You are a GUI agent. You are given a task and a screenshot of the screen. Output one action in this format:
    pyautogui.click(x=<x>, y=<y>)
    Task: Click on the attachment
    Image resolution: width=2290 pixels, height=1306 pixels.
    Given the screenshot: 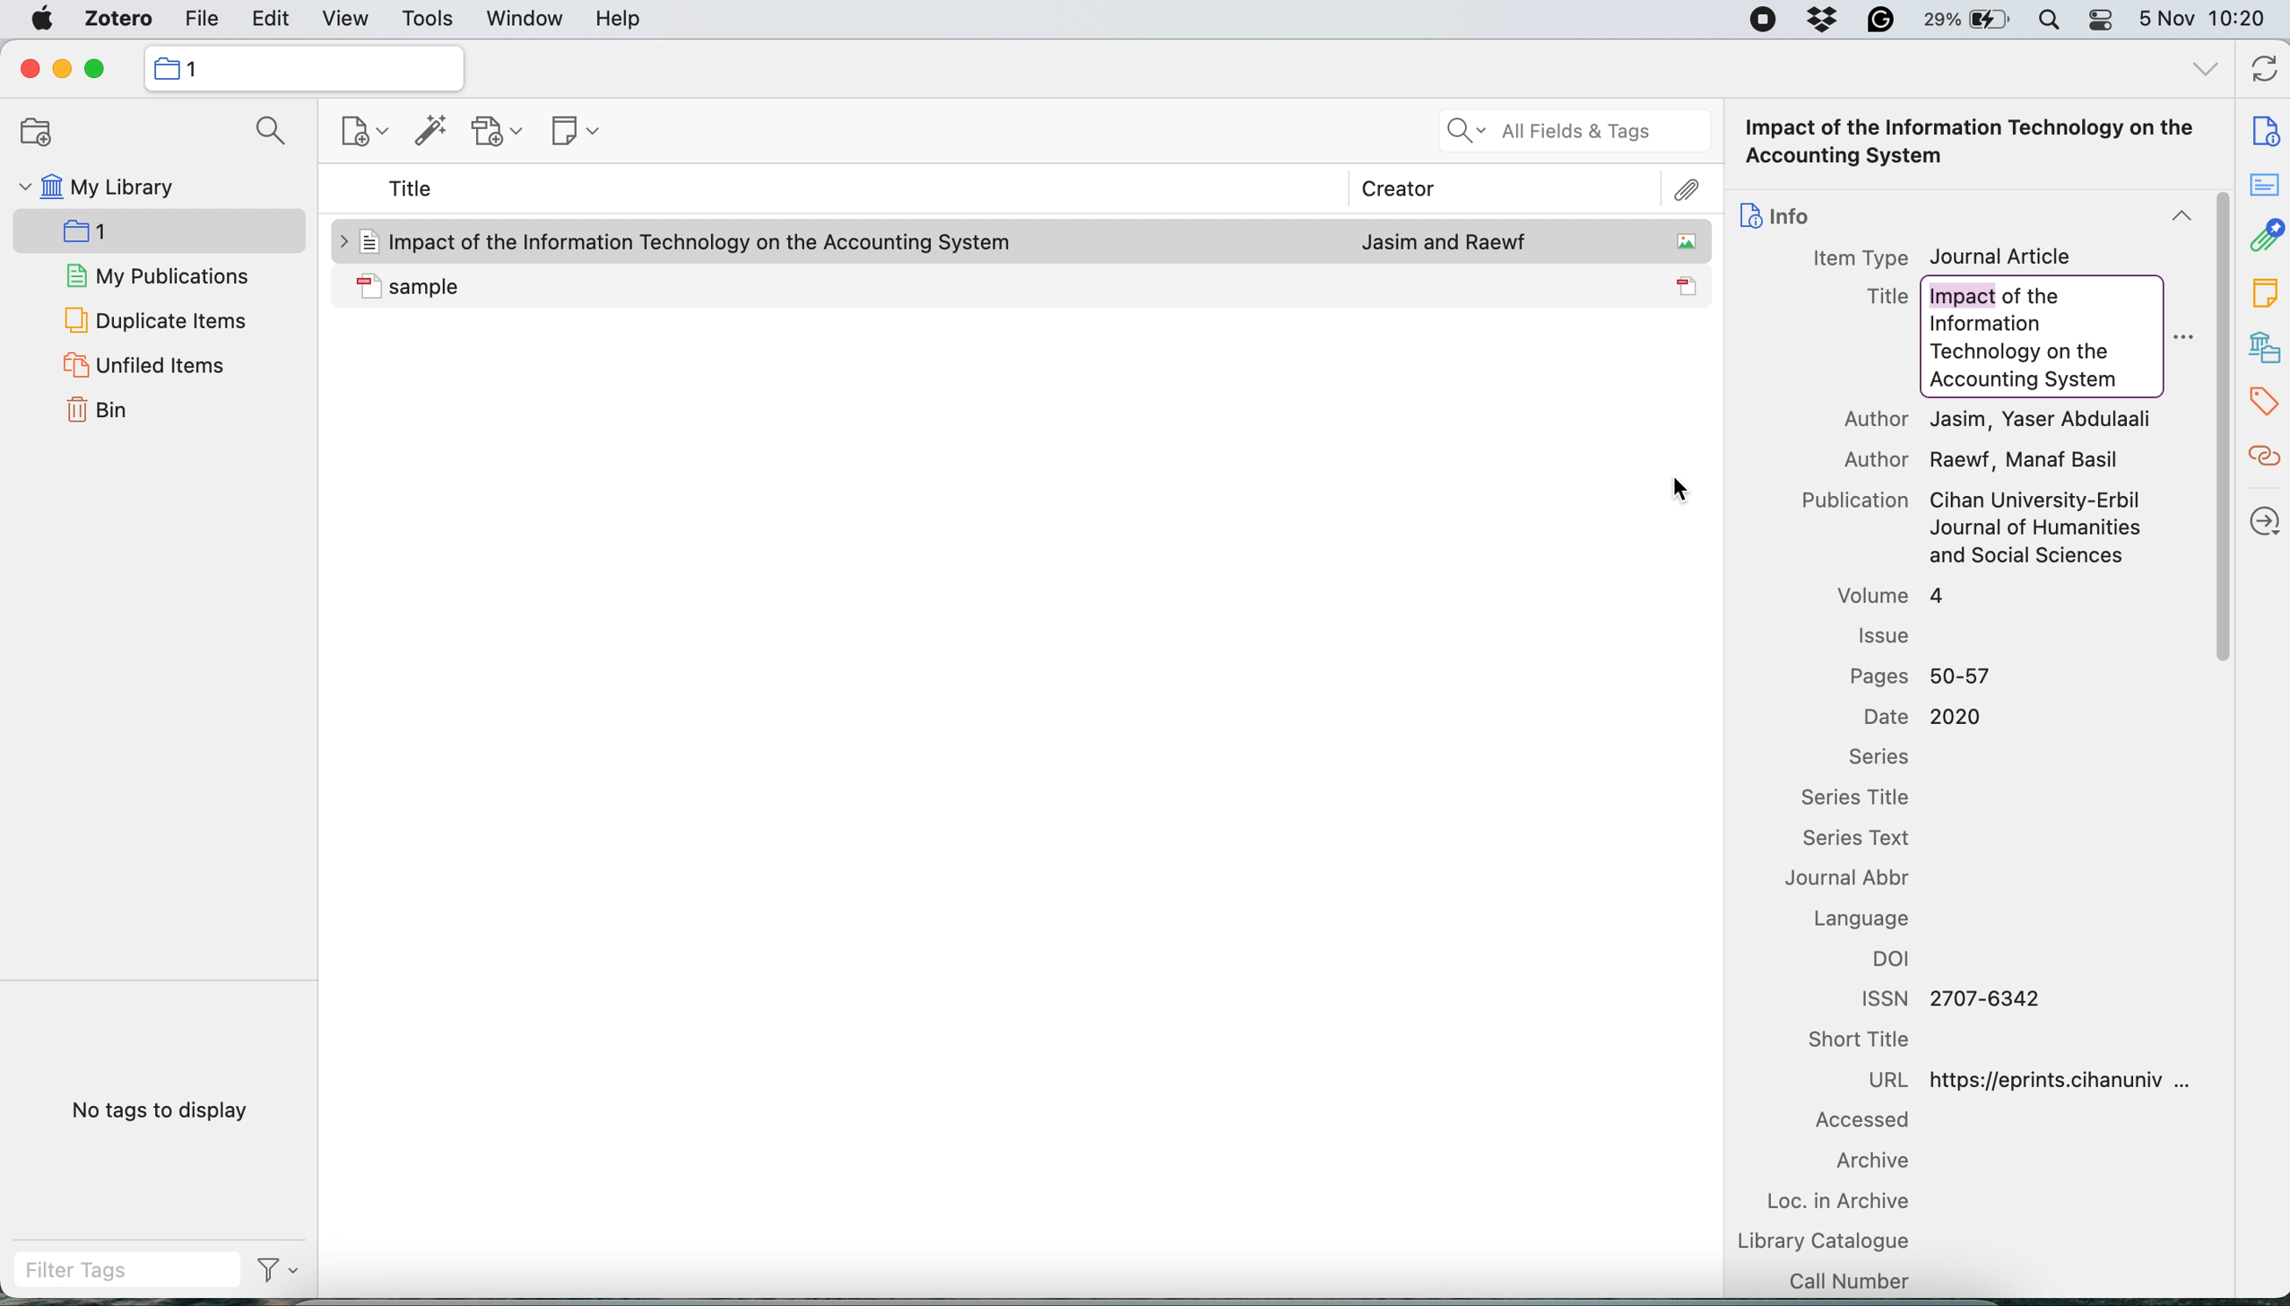 What is the action you would take?
    pyautogui.click(x=1687, y=190)
    